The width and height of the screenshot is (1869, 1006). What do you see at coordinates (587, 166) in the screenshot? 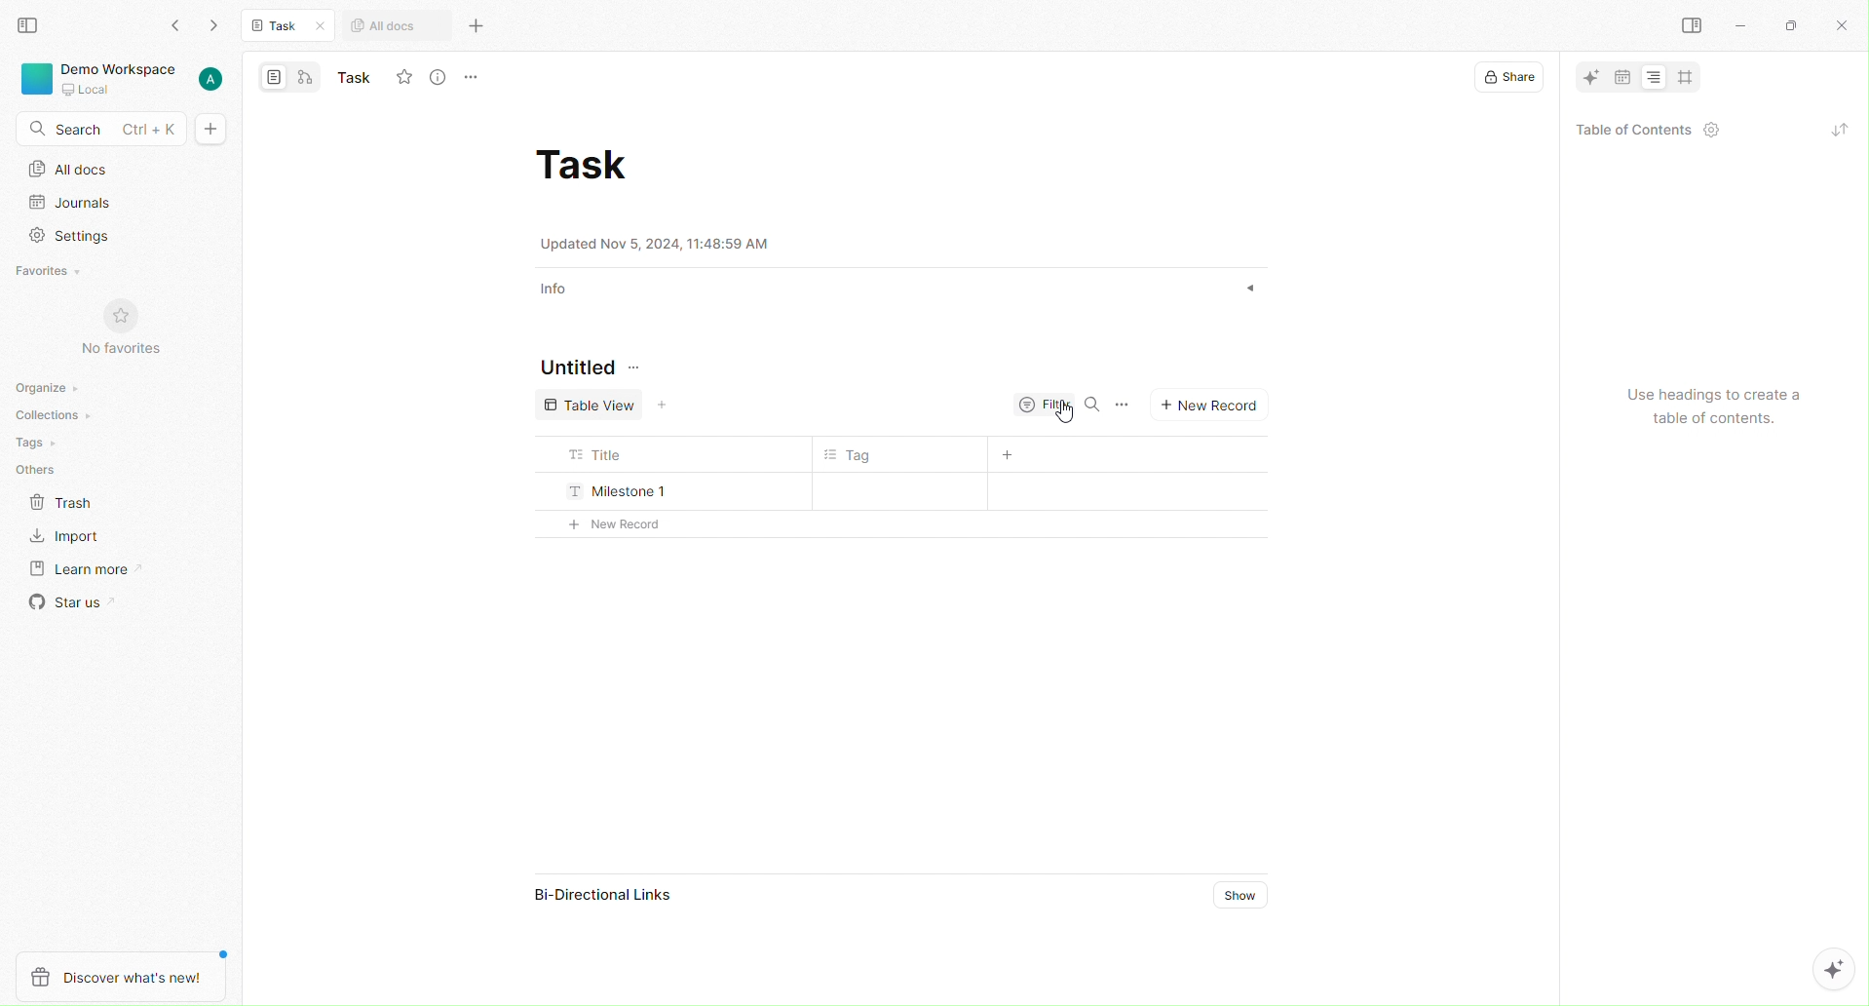
I see `Task` at bounding box center [587, 166].